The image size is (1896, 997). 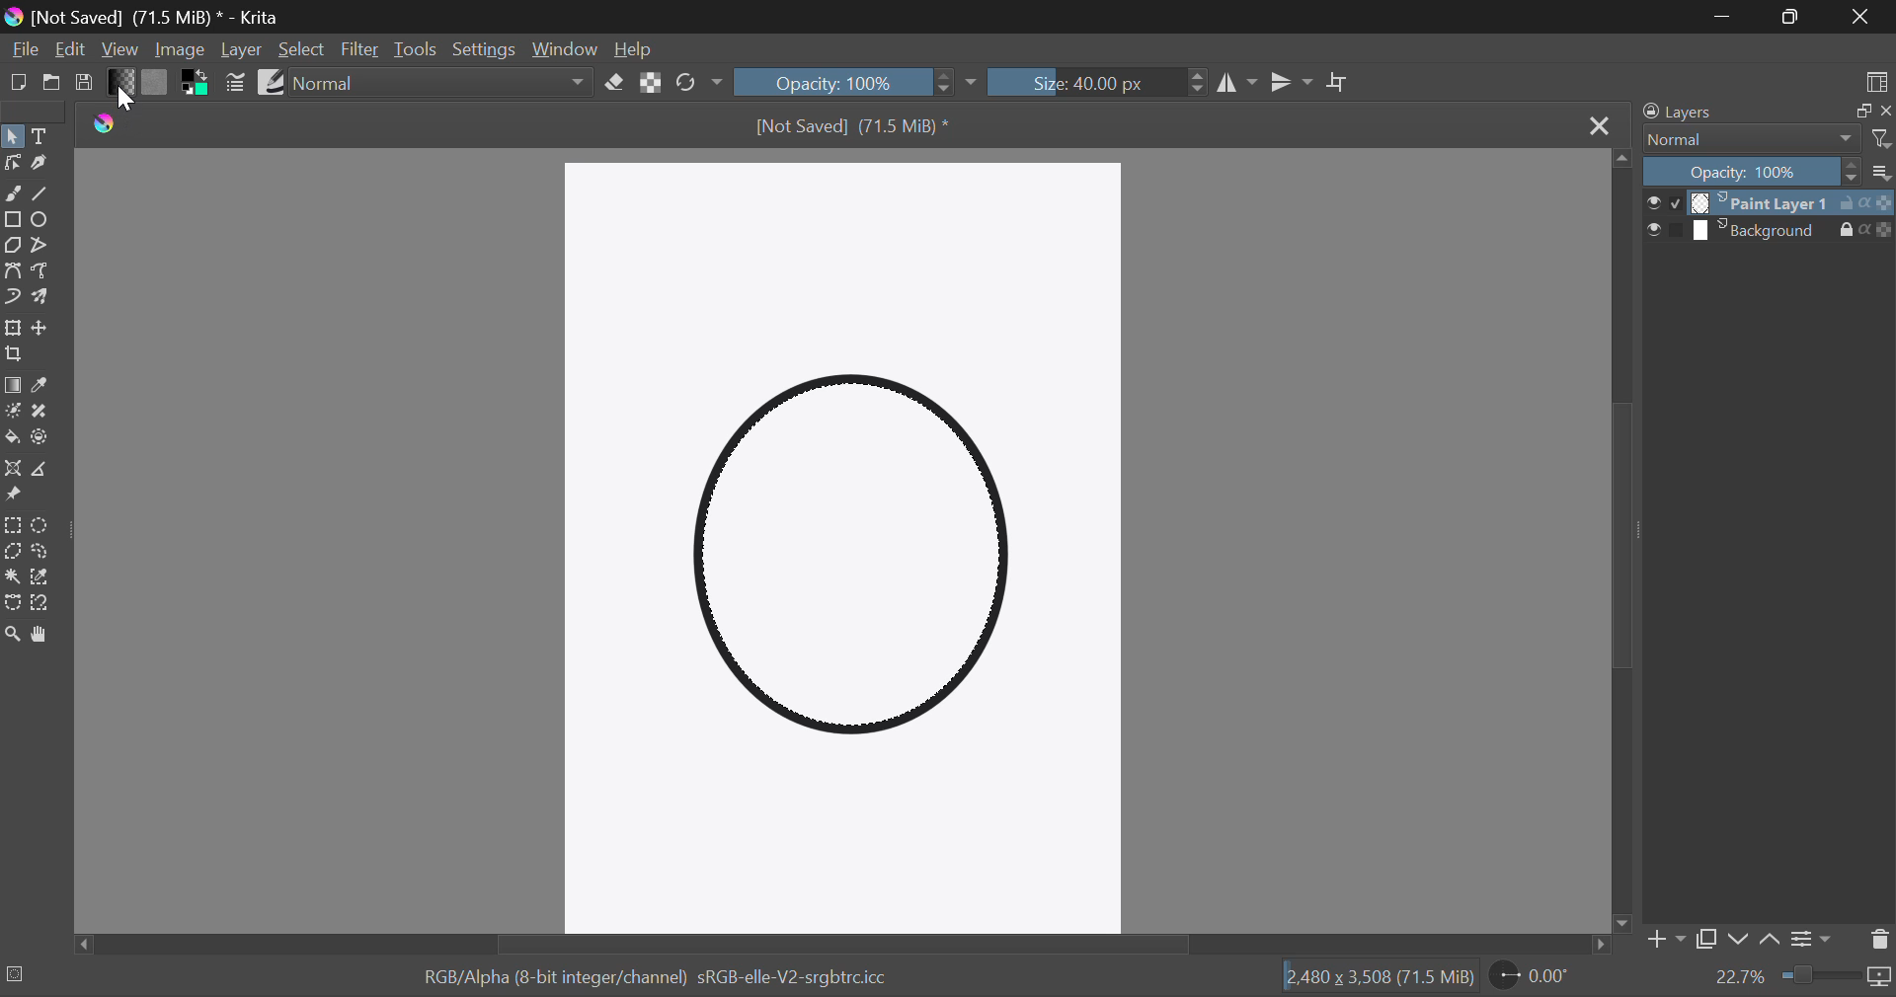 What do you see at coordinates (1865, 203) in the screenshot?
I see `actions` at bounding box center [1865, 203].